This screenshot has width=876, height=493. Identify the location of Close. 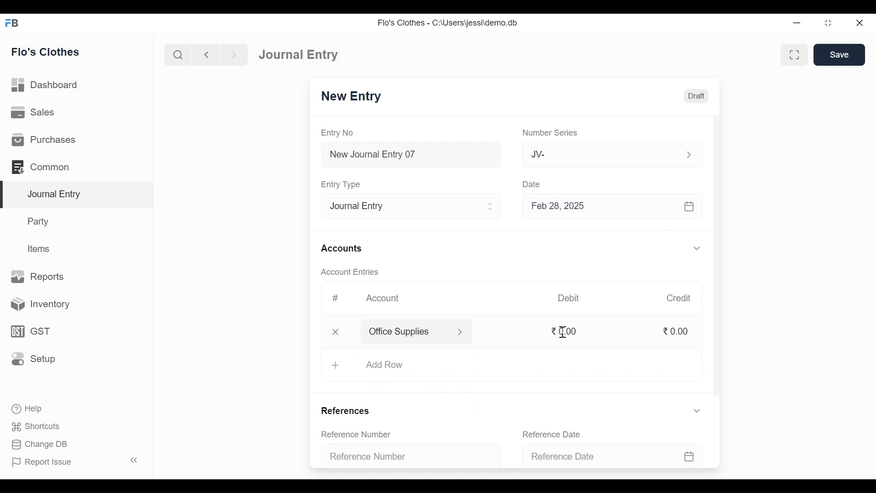
(336, 333).